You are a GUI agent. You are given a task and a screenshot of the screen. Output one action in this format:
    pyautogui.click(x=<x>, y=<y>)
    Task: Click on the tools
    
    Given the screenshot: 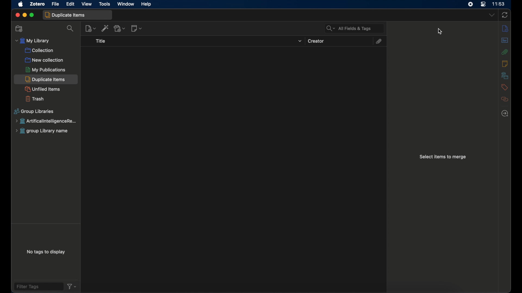 What is the action you would take?
    pyautogui.click(x=105, y=4)
    